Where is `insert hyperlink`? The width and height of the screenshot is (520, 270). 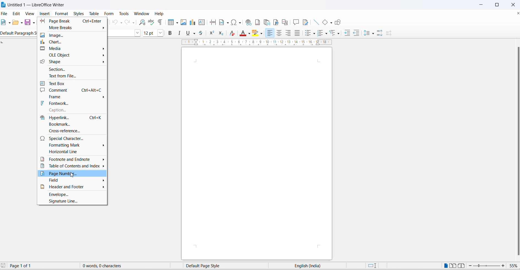 insert hyperlink is located at coordinates (248, 22).